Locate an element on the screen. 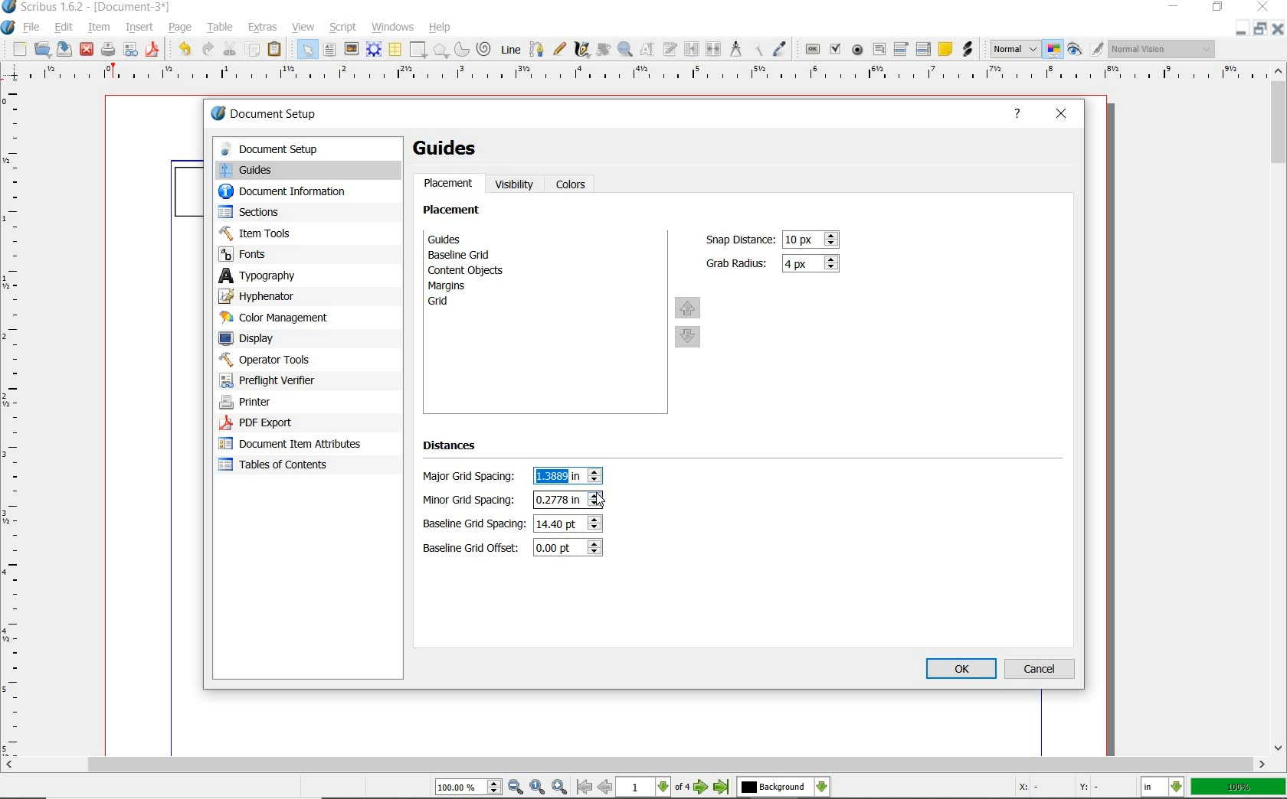 Image resolution: width=1287 pixels, height=799 pixels. pdf list box is located at coordinates (924, 48).